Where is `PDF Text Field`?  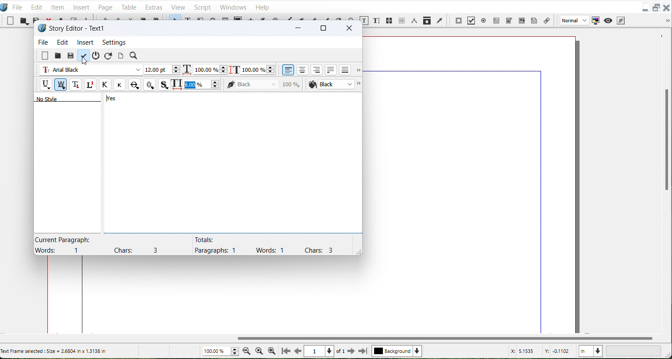
PDF Text Field is located at coordinates (497, 19).